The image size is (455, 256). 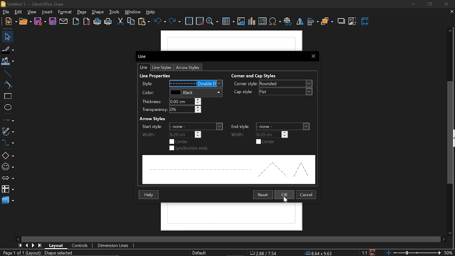 What do you see at coordinates (270, 126) in the screenshot?
I see `end style` at bounding box center [270, 126].